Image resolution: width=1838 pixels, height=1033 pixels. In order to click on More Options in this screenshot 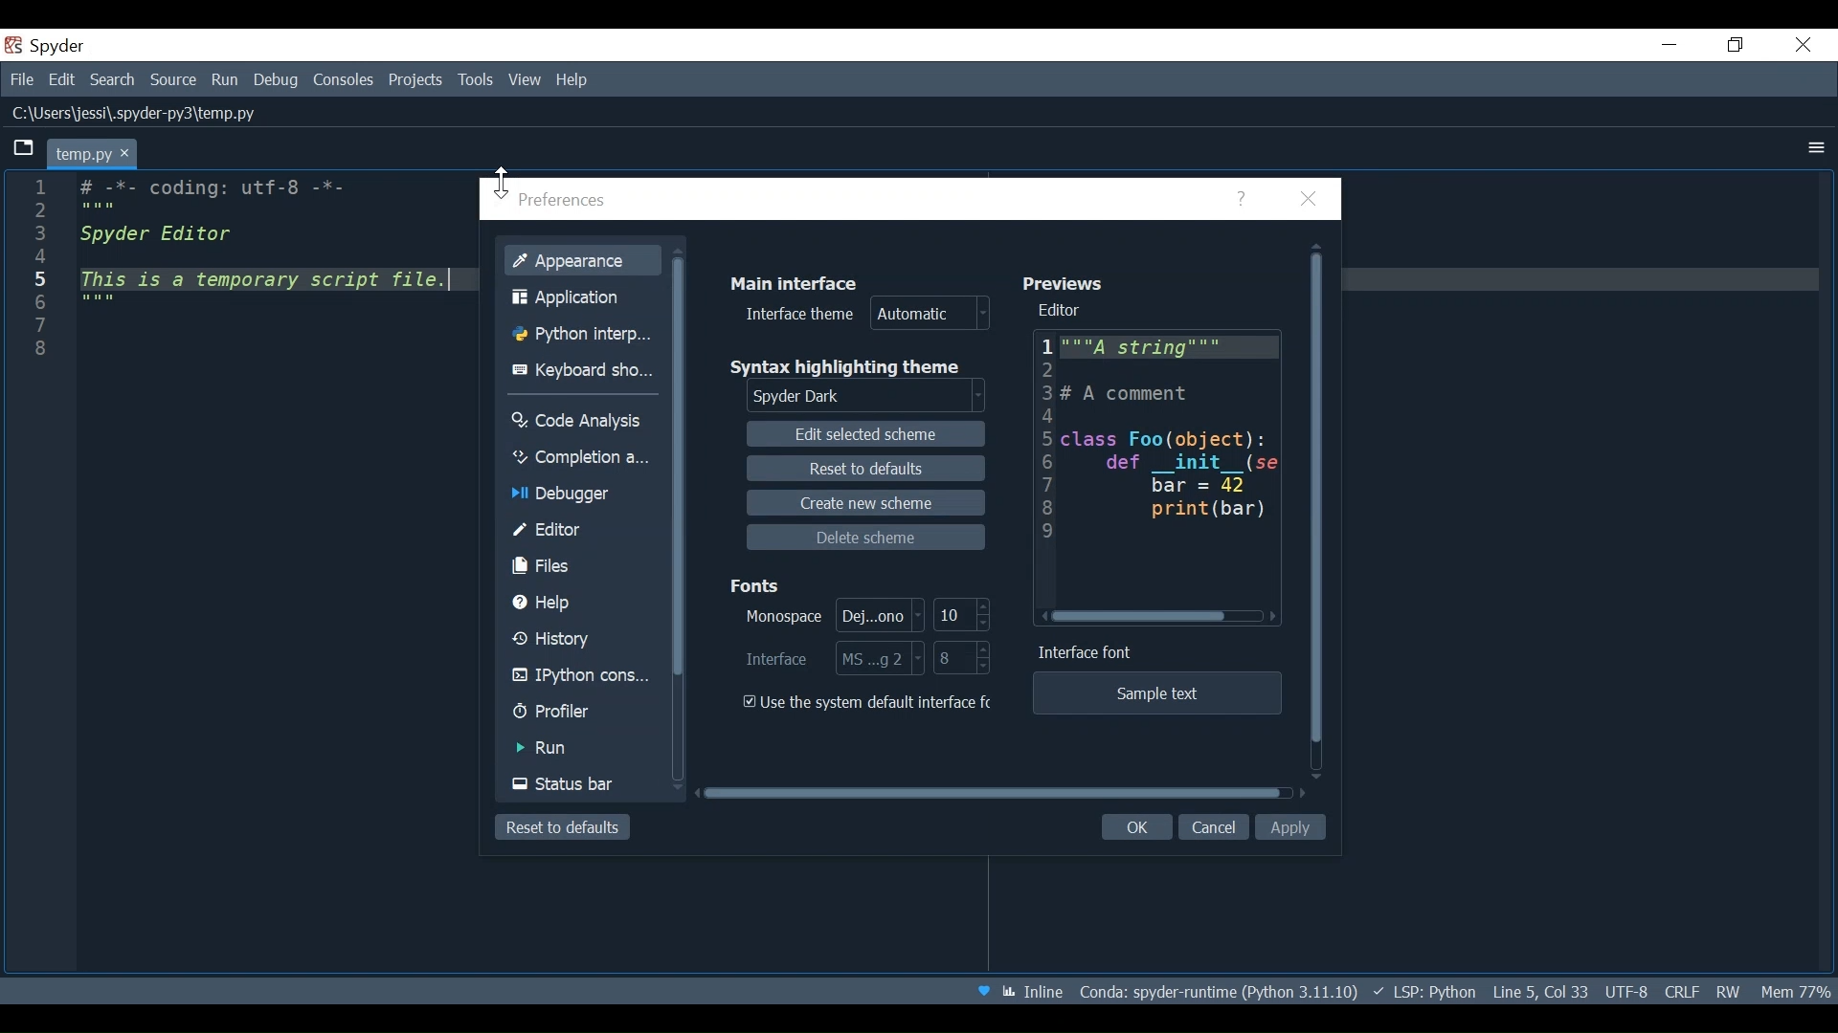, I will do `click(1813, 147)`.